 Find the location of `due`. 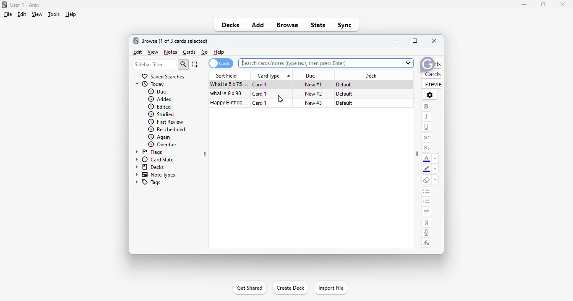

due is located at coordinates (310, 76).